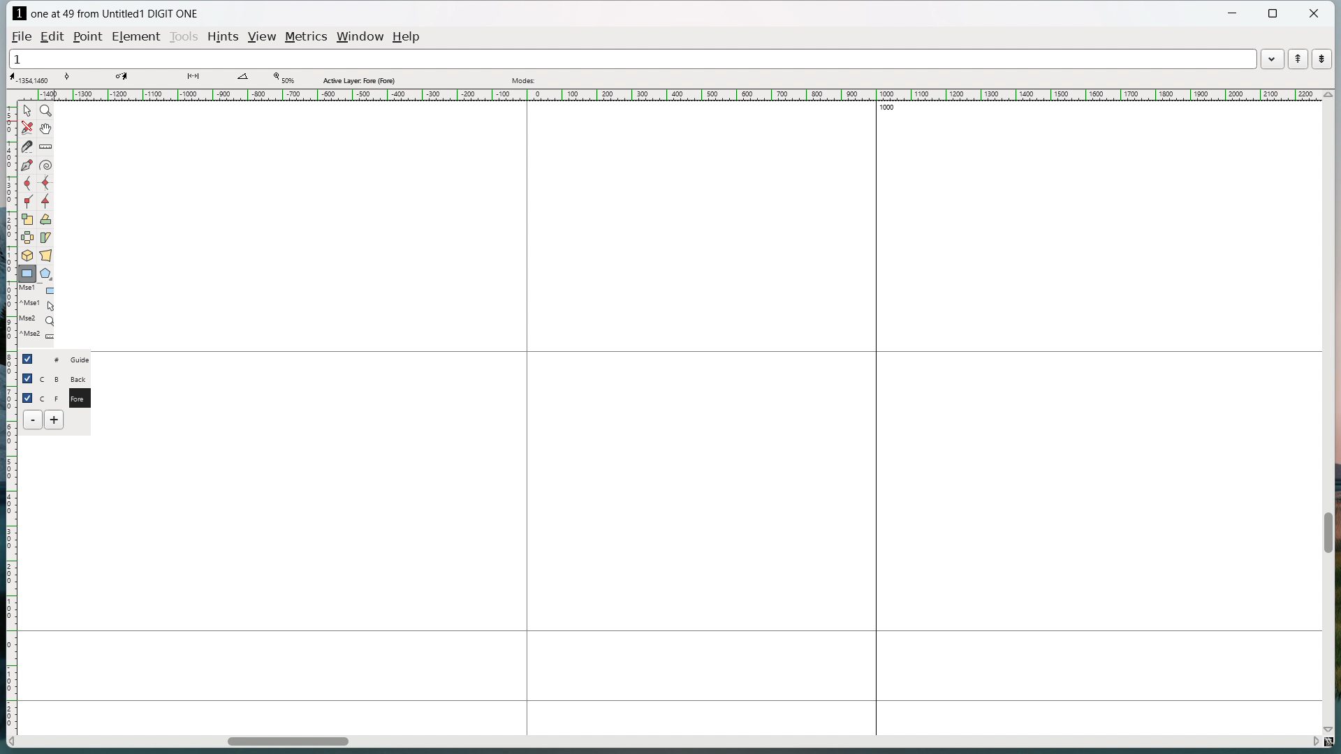  I want to click on element, so click(135, 36).